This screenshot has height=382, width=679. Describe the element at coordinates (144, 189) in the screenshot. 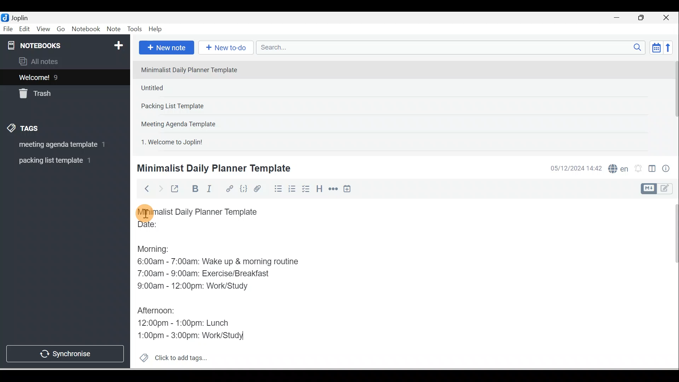

I see `Back` at that location.